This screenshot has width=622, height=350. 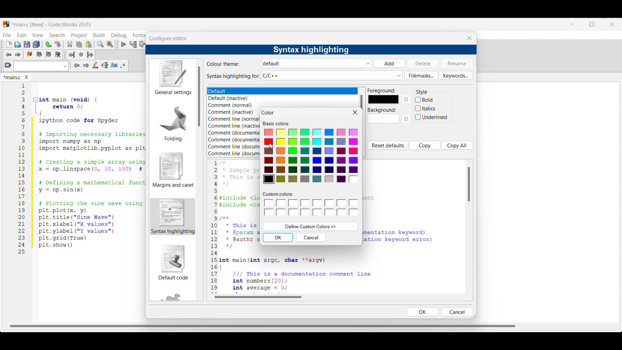 What do you see at coordinates (58, 44) in the screenshot?
I see `Redo` at bounding box center [58, 44].